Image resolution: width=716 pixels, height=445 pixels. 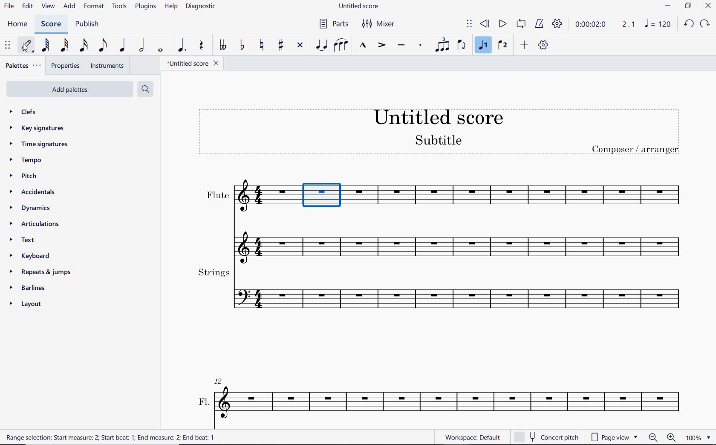 What do you see at coordinates (113, 437) in the screenshot?
I see `RANGE SELECTION` at bounding box center [113, 437].